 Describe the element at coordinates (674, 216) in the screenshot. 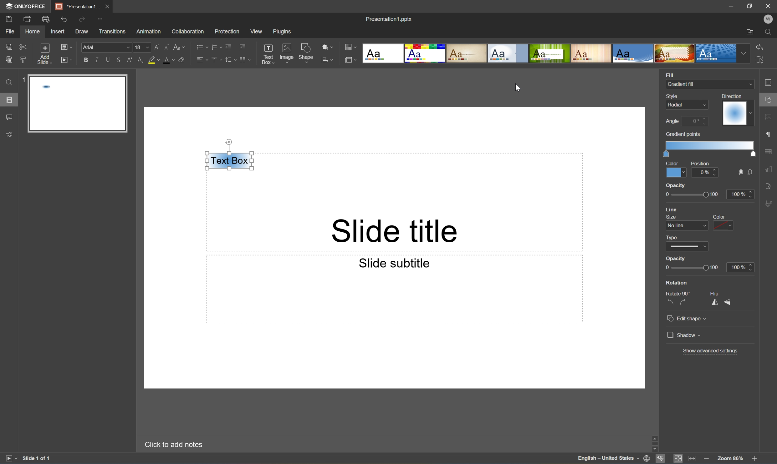

I see `Size` at that location.